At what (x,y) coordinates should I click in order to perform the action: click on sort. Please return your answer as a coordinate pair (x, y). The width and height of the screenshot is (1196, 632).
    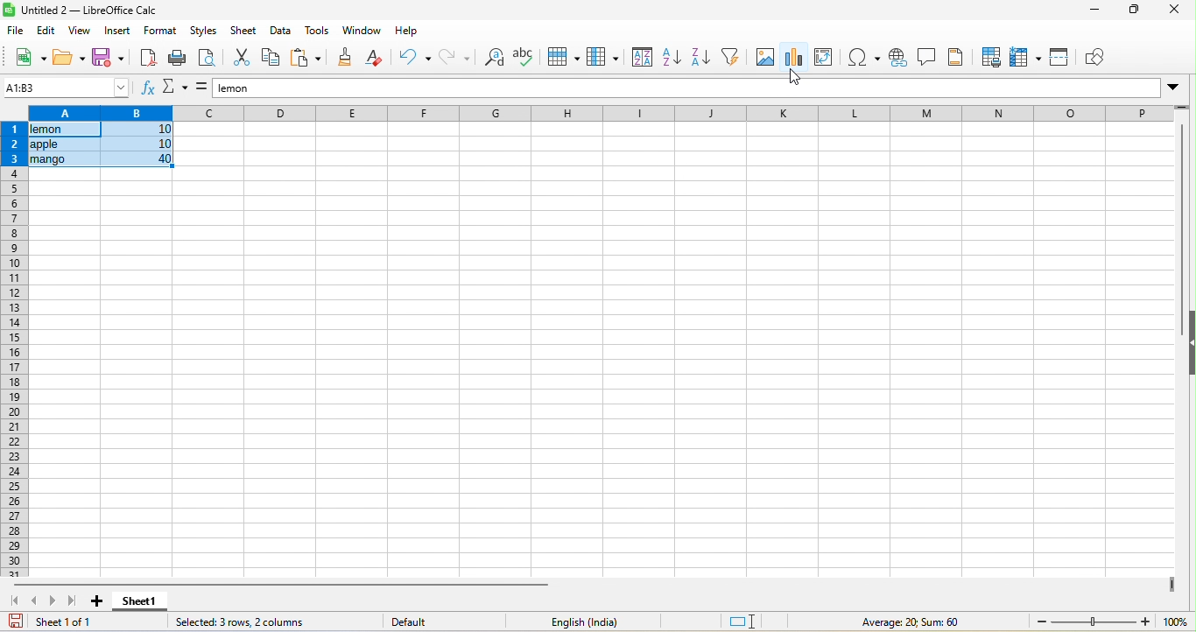
    Looking at the image, I should click on (640, 59).